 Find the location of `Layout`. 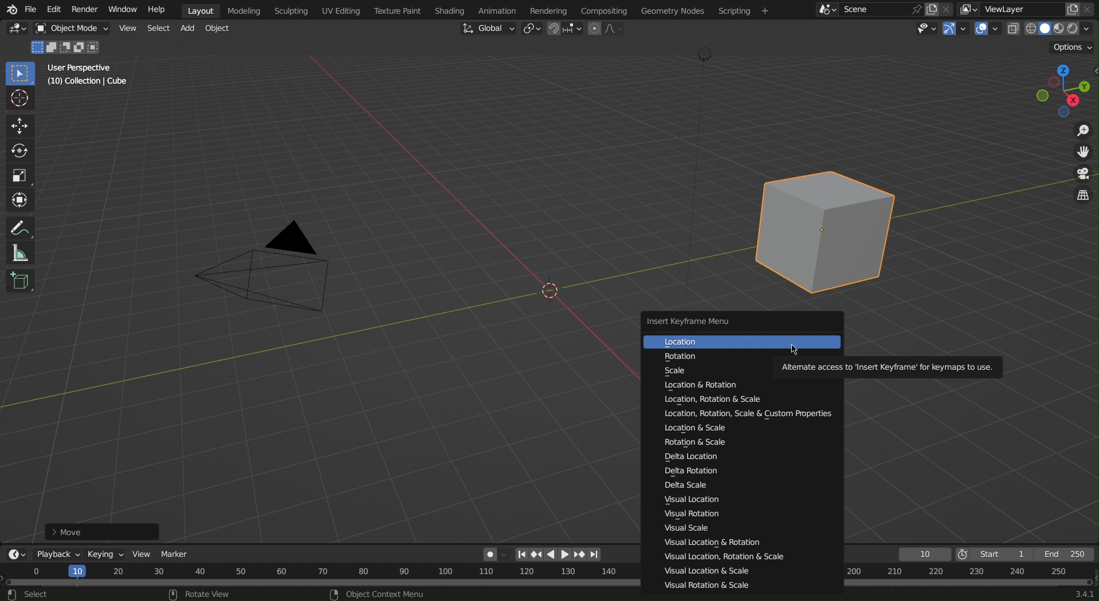

Layout is located at coordinates (203, 9).